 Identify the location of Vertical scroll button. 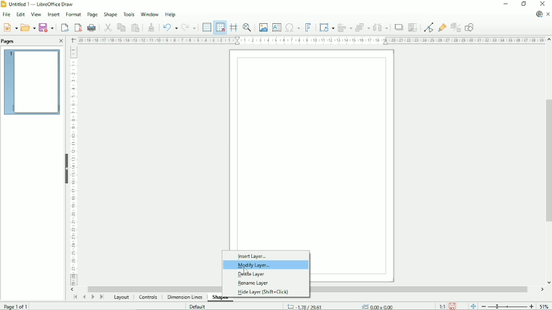
(548, 282).